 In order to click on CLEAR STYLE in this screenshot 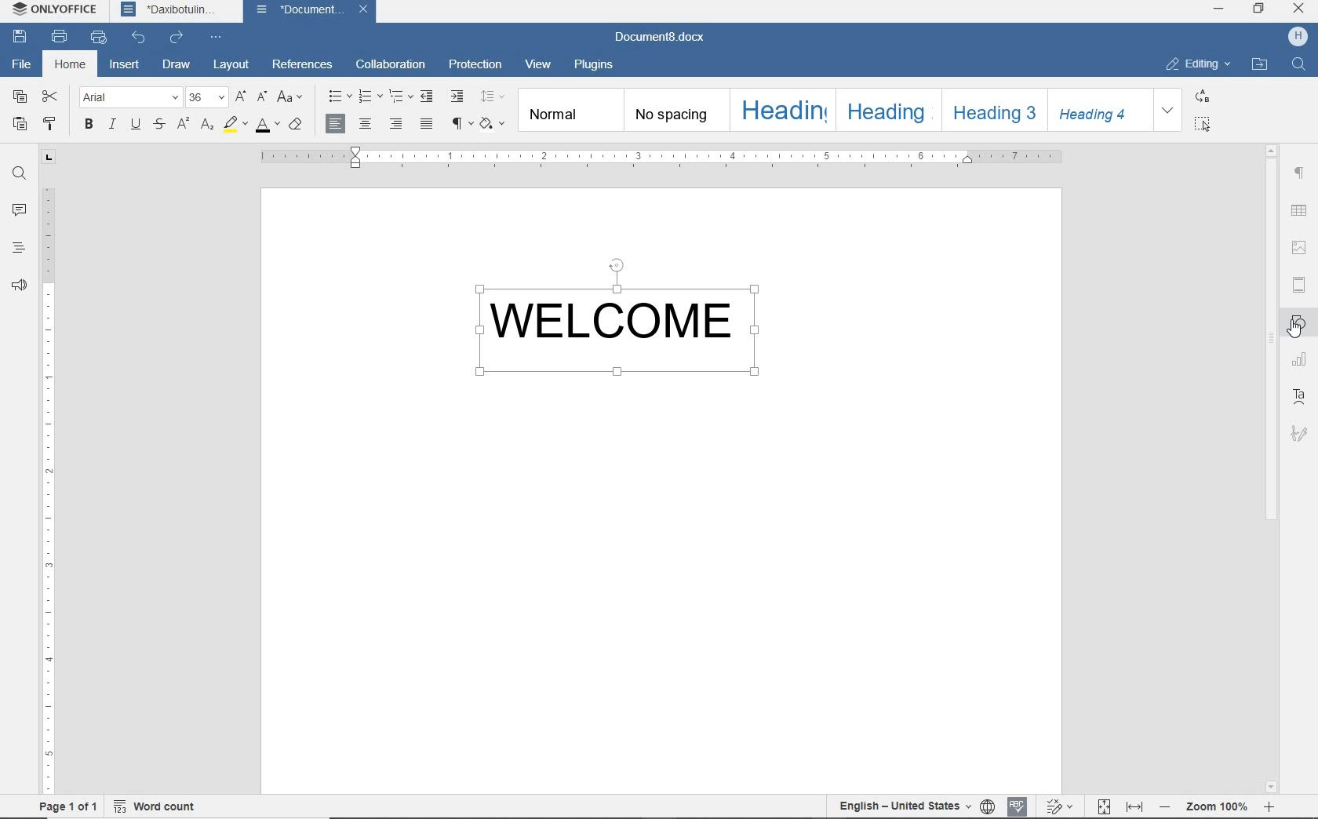, I will do `click(296, 125)`.